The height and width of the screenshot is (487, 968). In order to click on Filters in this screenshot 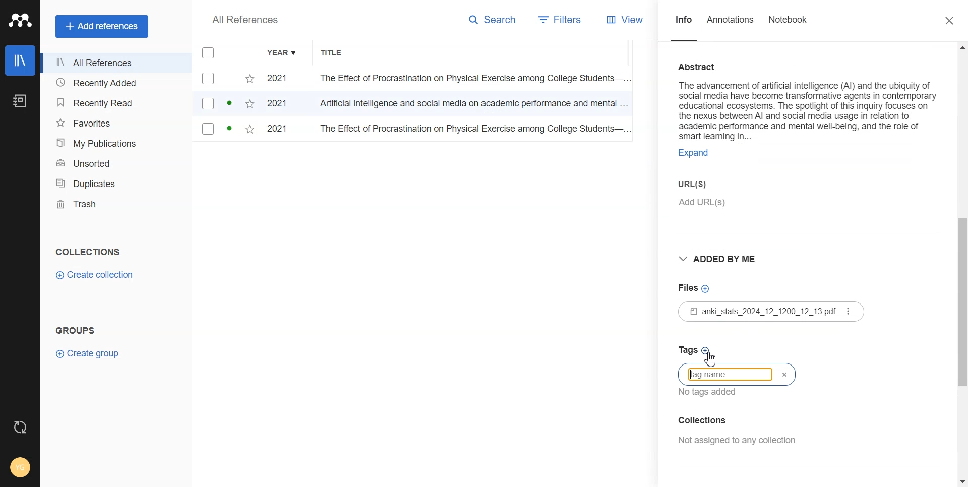, I will do `click(558, 20)`.